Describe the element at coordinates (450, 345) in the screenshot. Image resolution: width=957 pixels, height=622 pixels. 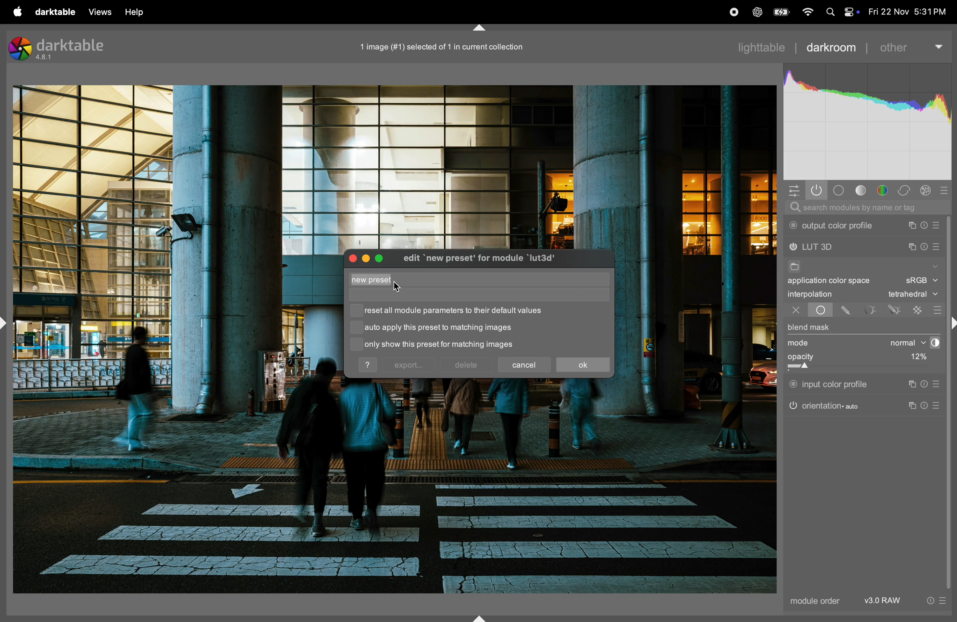
I see `only show images` at that location.